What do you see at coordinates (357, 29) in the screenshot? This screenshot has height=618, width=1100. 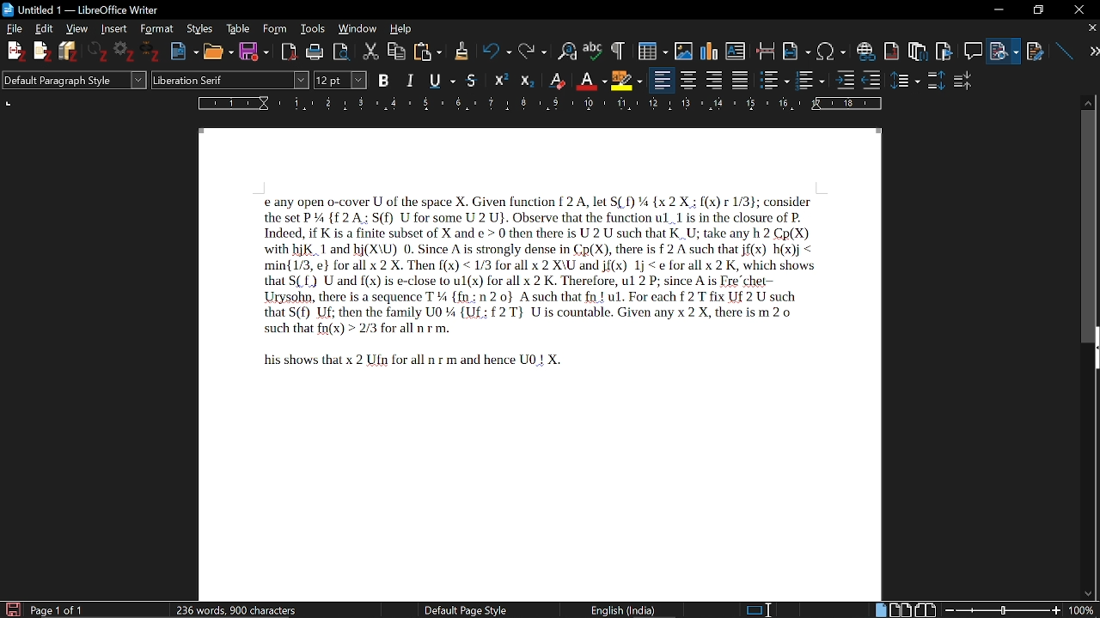 I see `Window` at bounding box center [357, 29].